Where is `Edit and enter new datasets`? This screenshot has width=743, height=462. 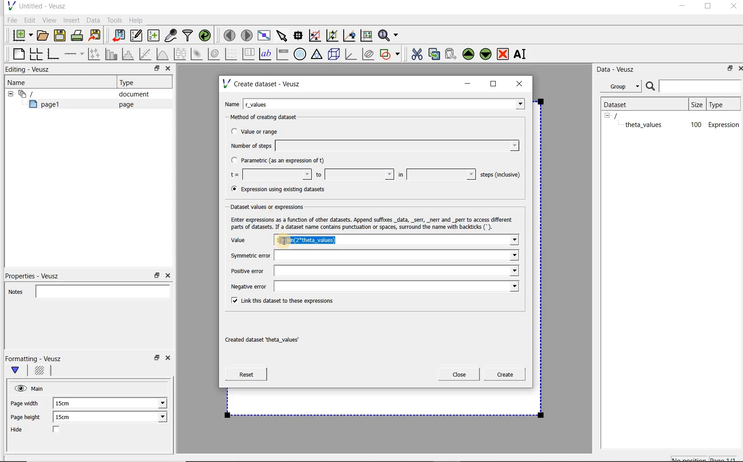 Edit and enter new datasets is located at coordinates (137, 36).